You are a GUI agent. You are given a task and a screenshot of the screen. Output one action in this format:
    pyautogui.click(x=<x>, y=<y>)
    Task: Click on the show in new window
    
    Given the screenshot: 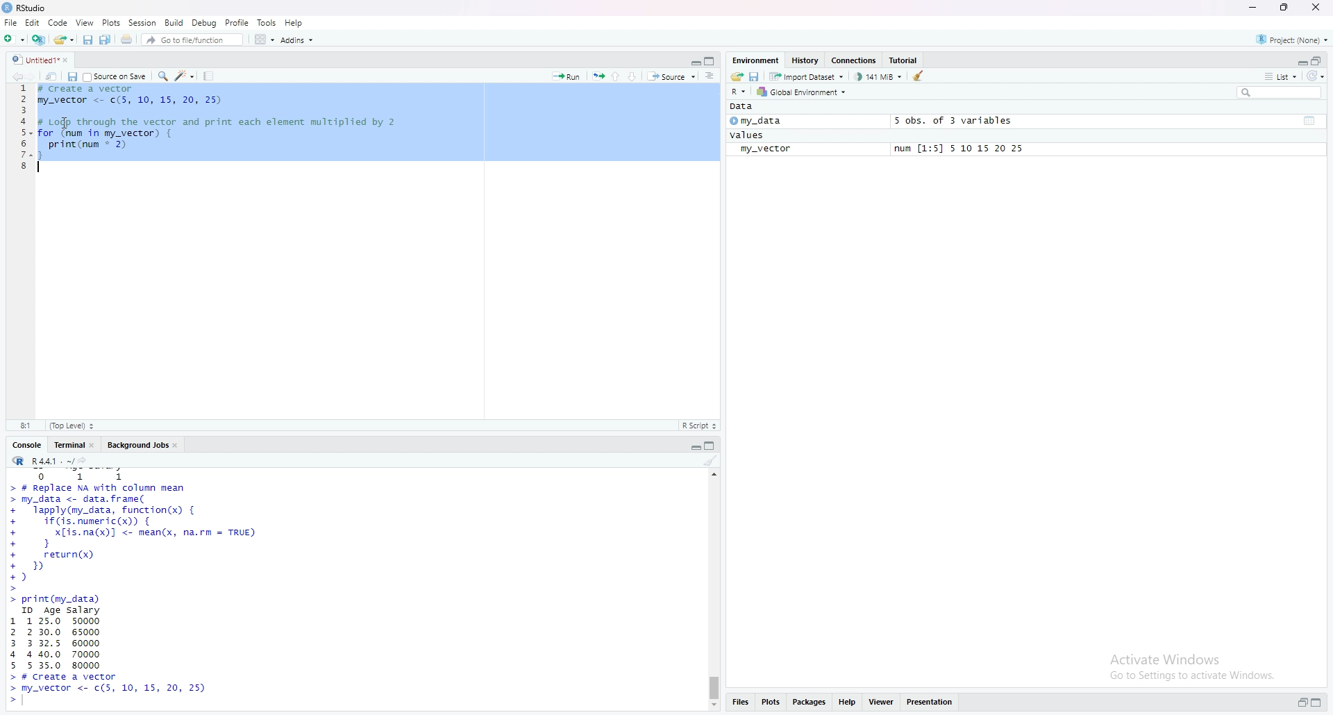 What is the action you would take?
    pyautogui.click(x=52, y=76)
    